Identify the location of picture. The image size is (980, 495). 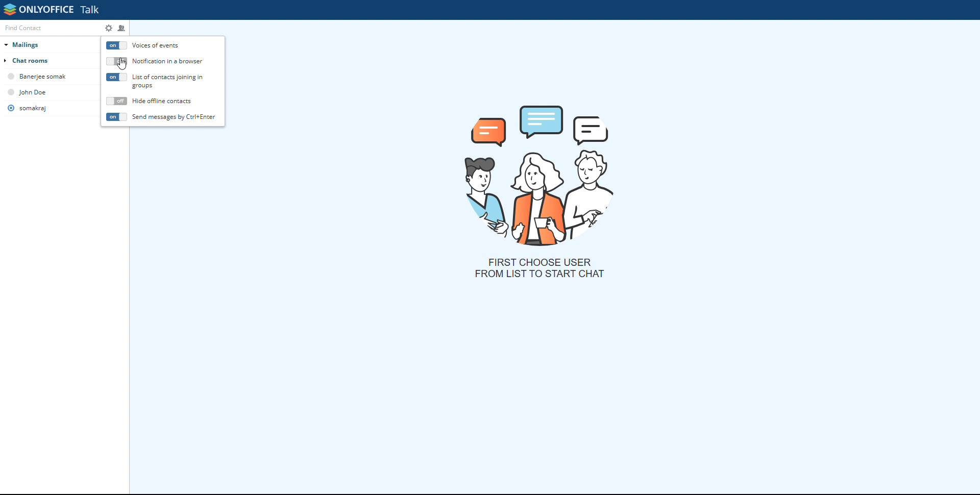
(542, 174).